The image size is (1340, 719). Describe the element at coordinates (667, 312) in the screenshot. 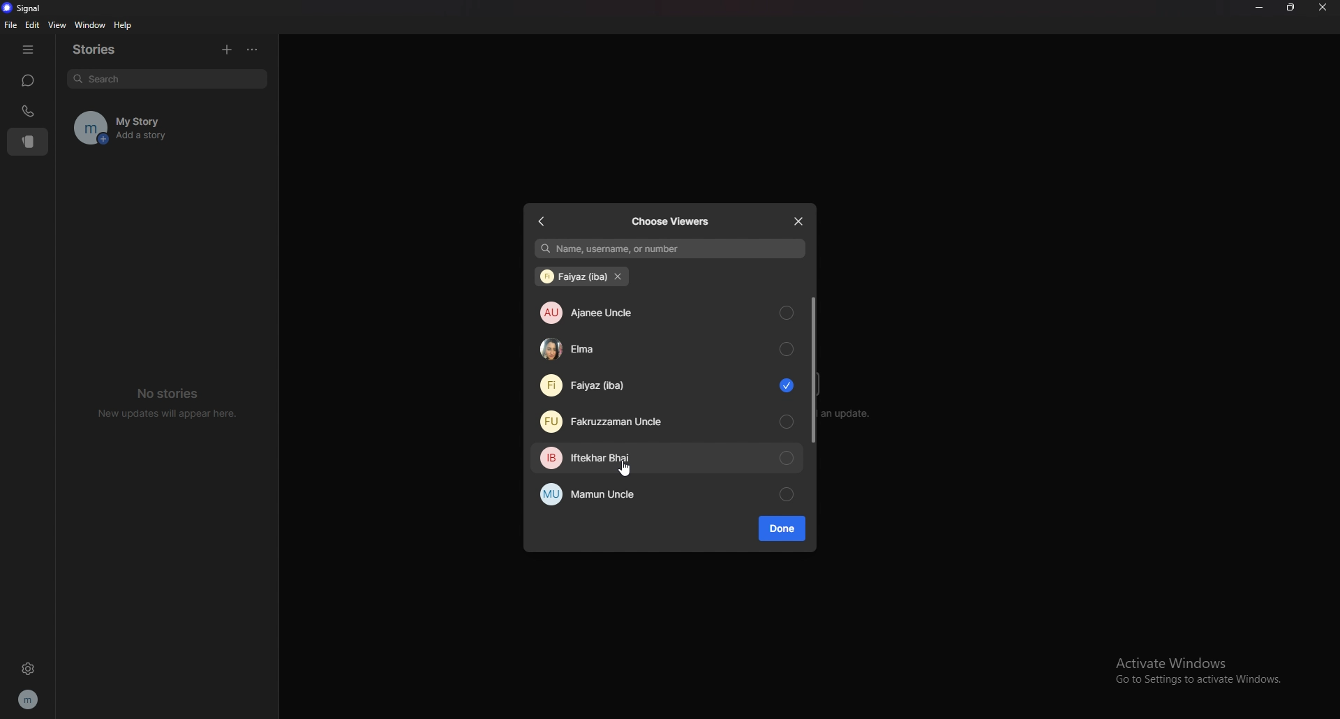

I see `ajanee uncle` at that location.